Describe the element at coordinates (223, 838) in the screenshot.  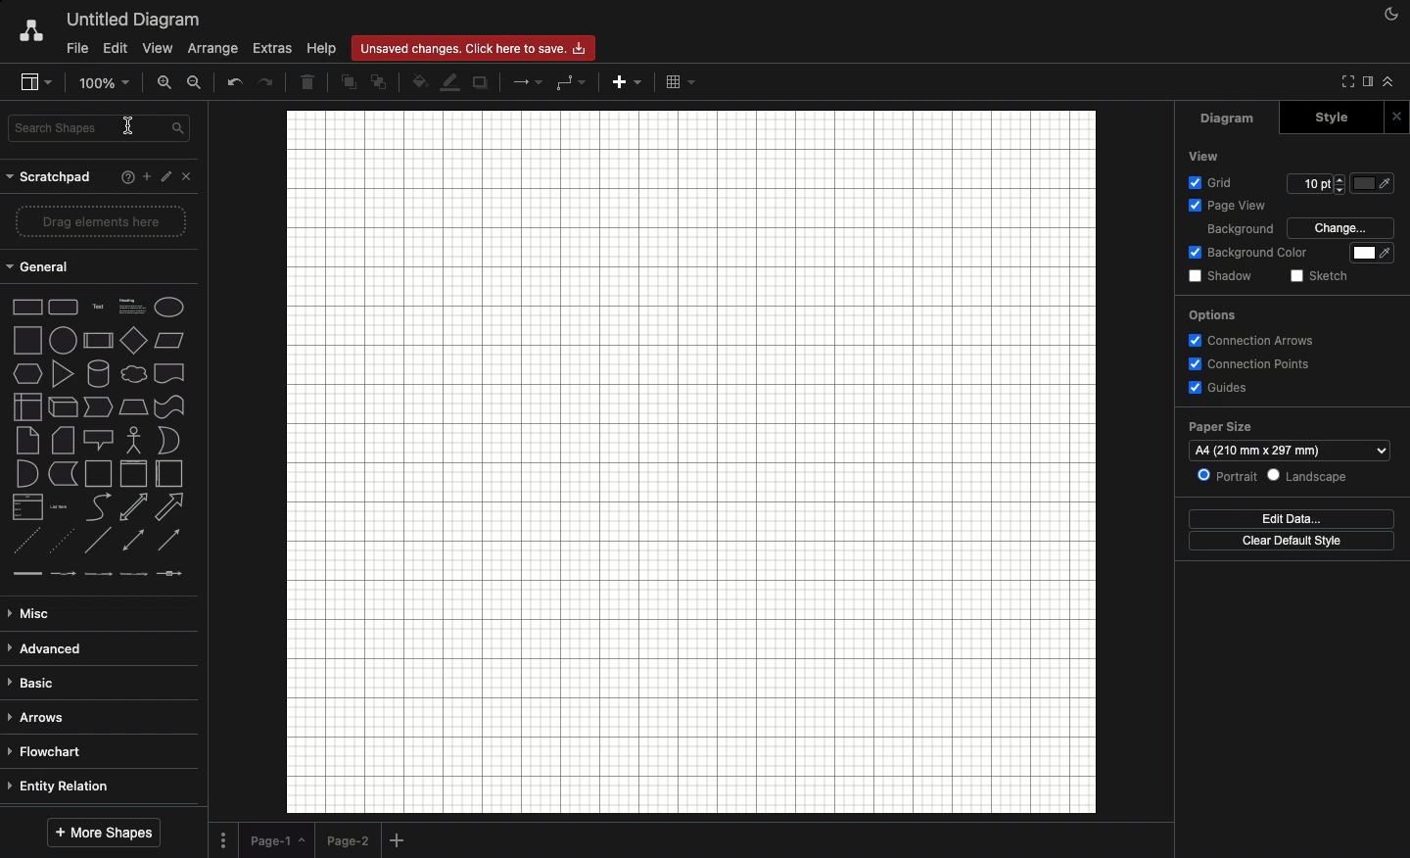
I see `Options` at that location.